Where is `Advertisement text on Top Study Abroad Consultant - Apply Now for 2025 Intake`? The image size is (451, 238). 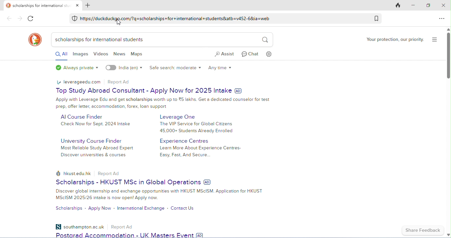
Advertisement text on Top Study Abroad Consultant - Apply Now for 2025 Intake is located at coordinates (164, 104).